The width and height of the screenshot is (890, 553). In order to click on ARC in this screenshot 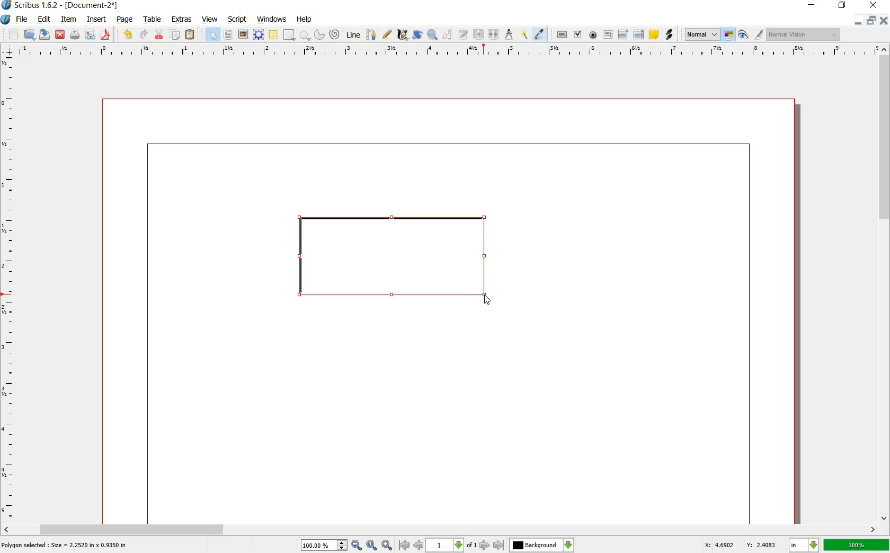, I will do `click(319, 34)`.